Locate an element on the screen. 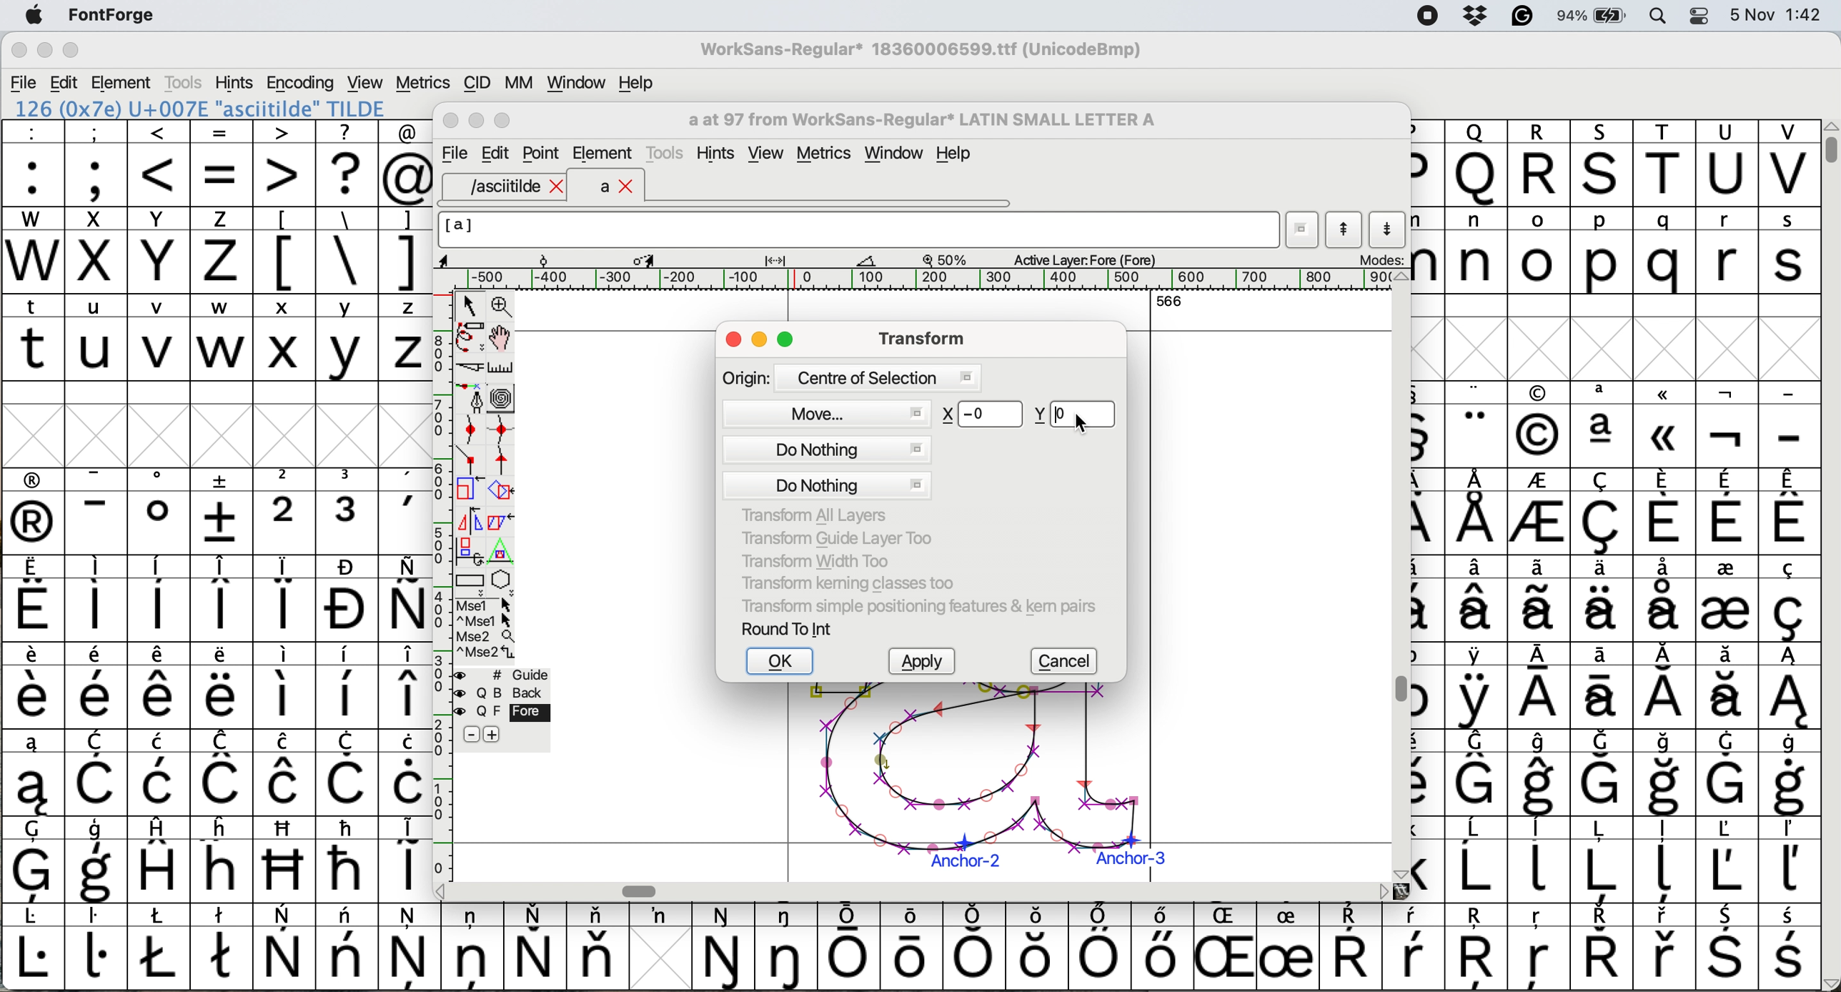  symbol is located at coordinates (163, 773).